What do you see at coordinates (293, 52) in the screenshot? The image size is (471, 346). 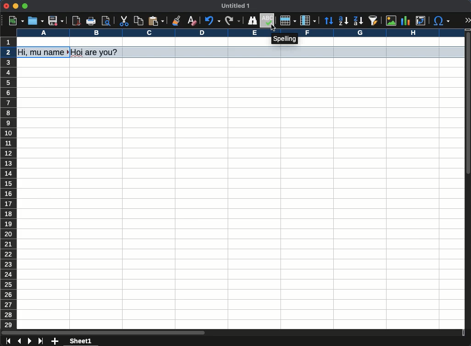 I see `row selected` at bounding box center [293, 52].